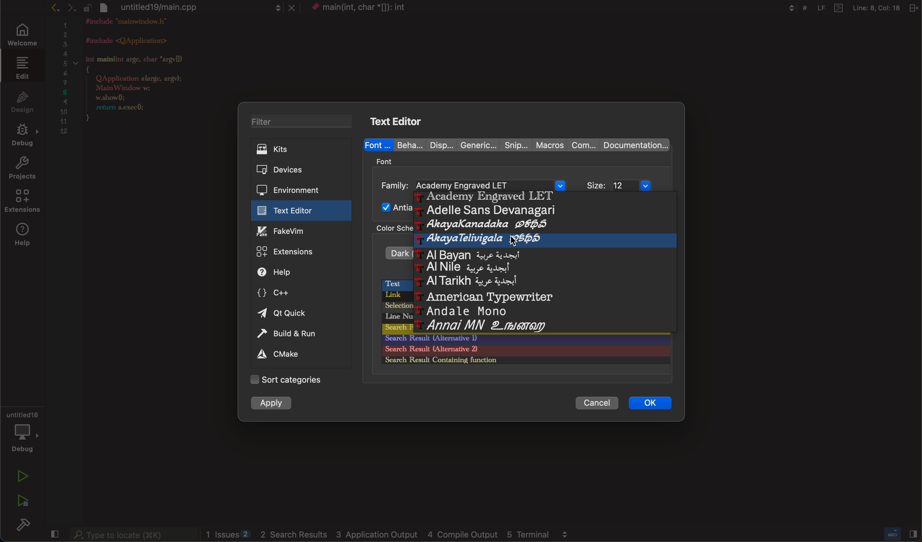 Image resolution: width=922 pixels, height=542 pixels. I want to click on al tarikh, so click(462, 282).